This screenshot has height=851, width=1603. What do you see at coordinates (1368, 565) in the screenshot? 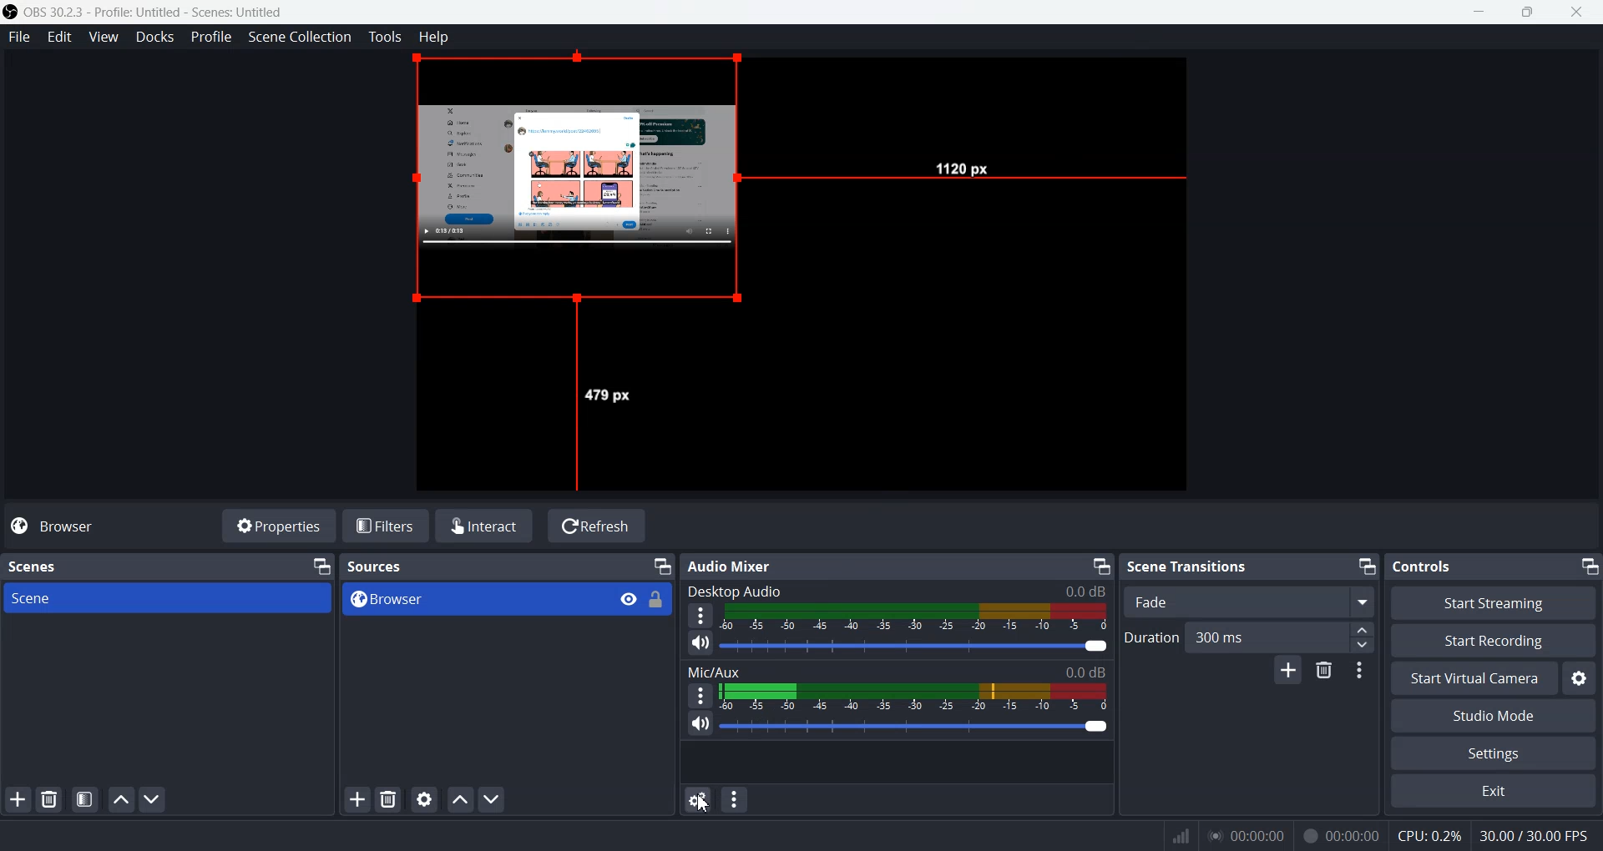
I see `Minimize` at bounding box center [1368, 565].